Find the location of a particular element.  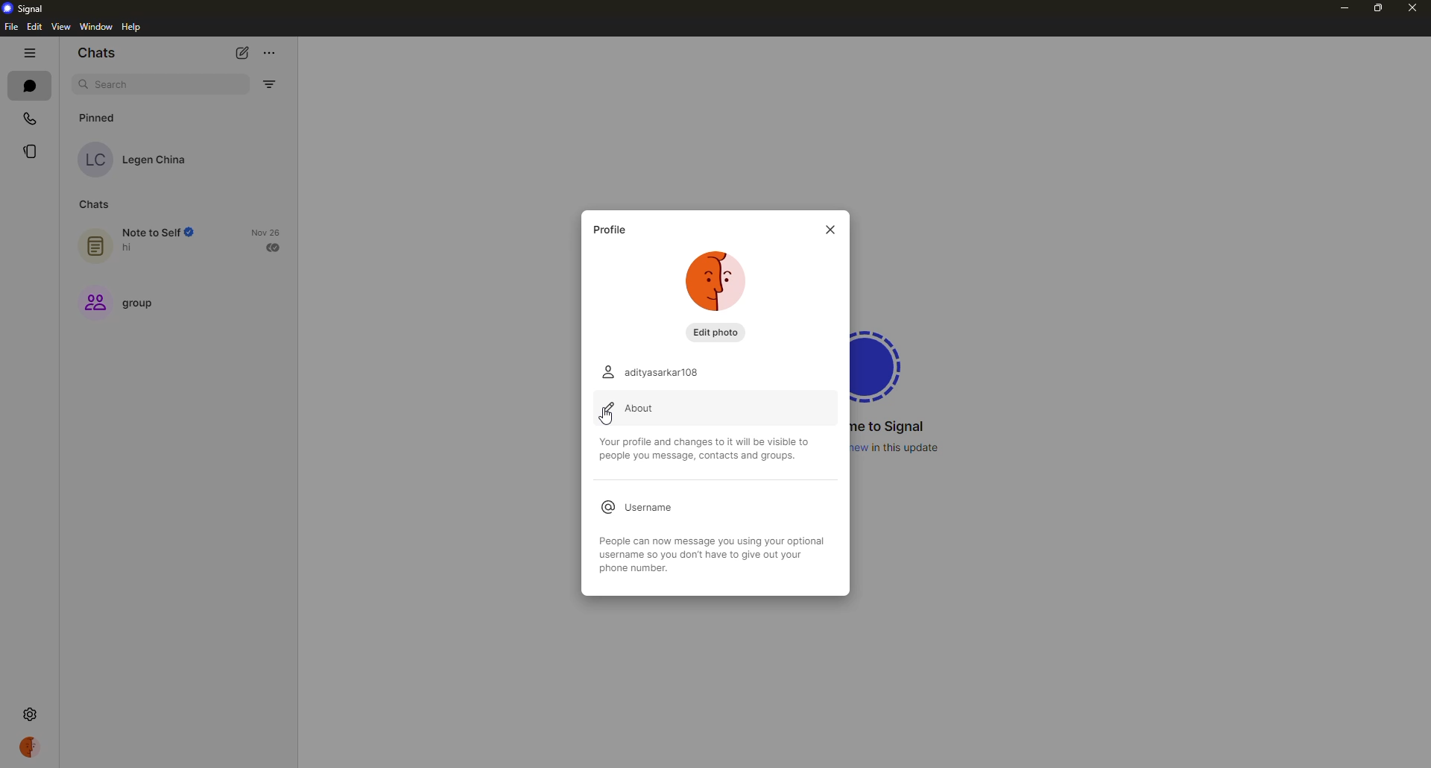

settings is located at coordinates (30, 713).